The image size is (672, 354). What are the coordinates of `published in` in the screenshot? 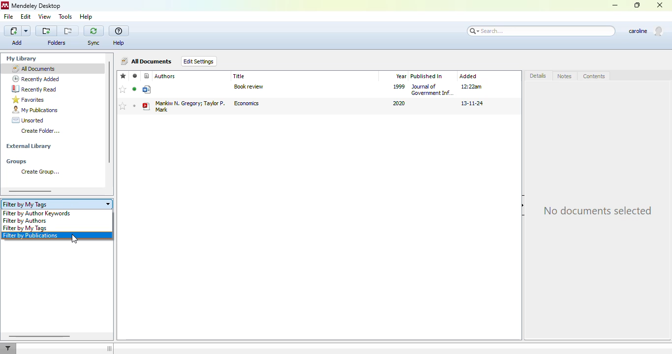 It's located at (427, 76).